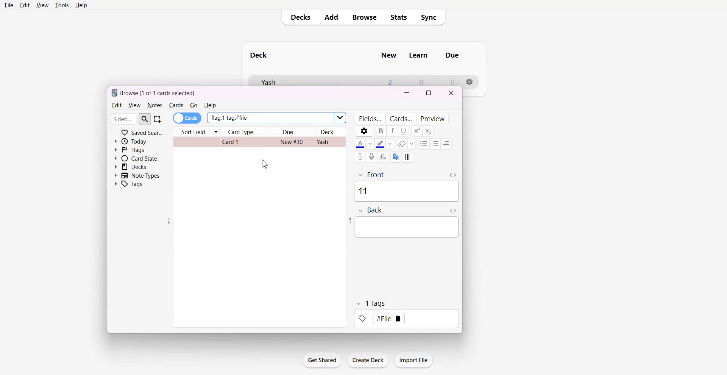  What do you see at coordinates (370, 118) in the screenshot?
I see `Fields` at bounding box center [370, 118].